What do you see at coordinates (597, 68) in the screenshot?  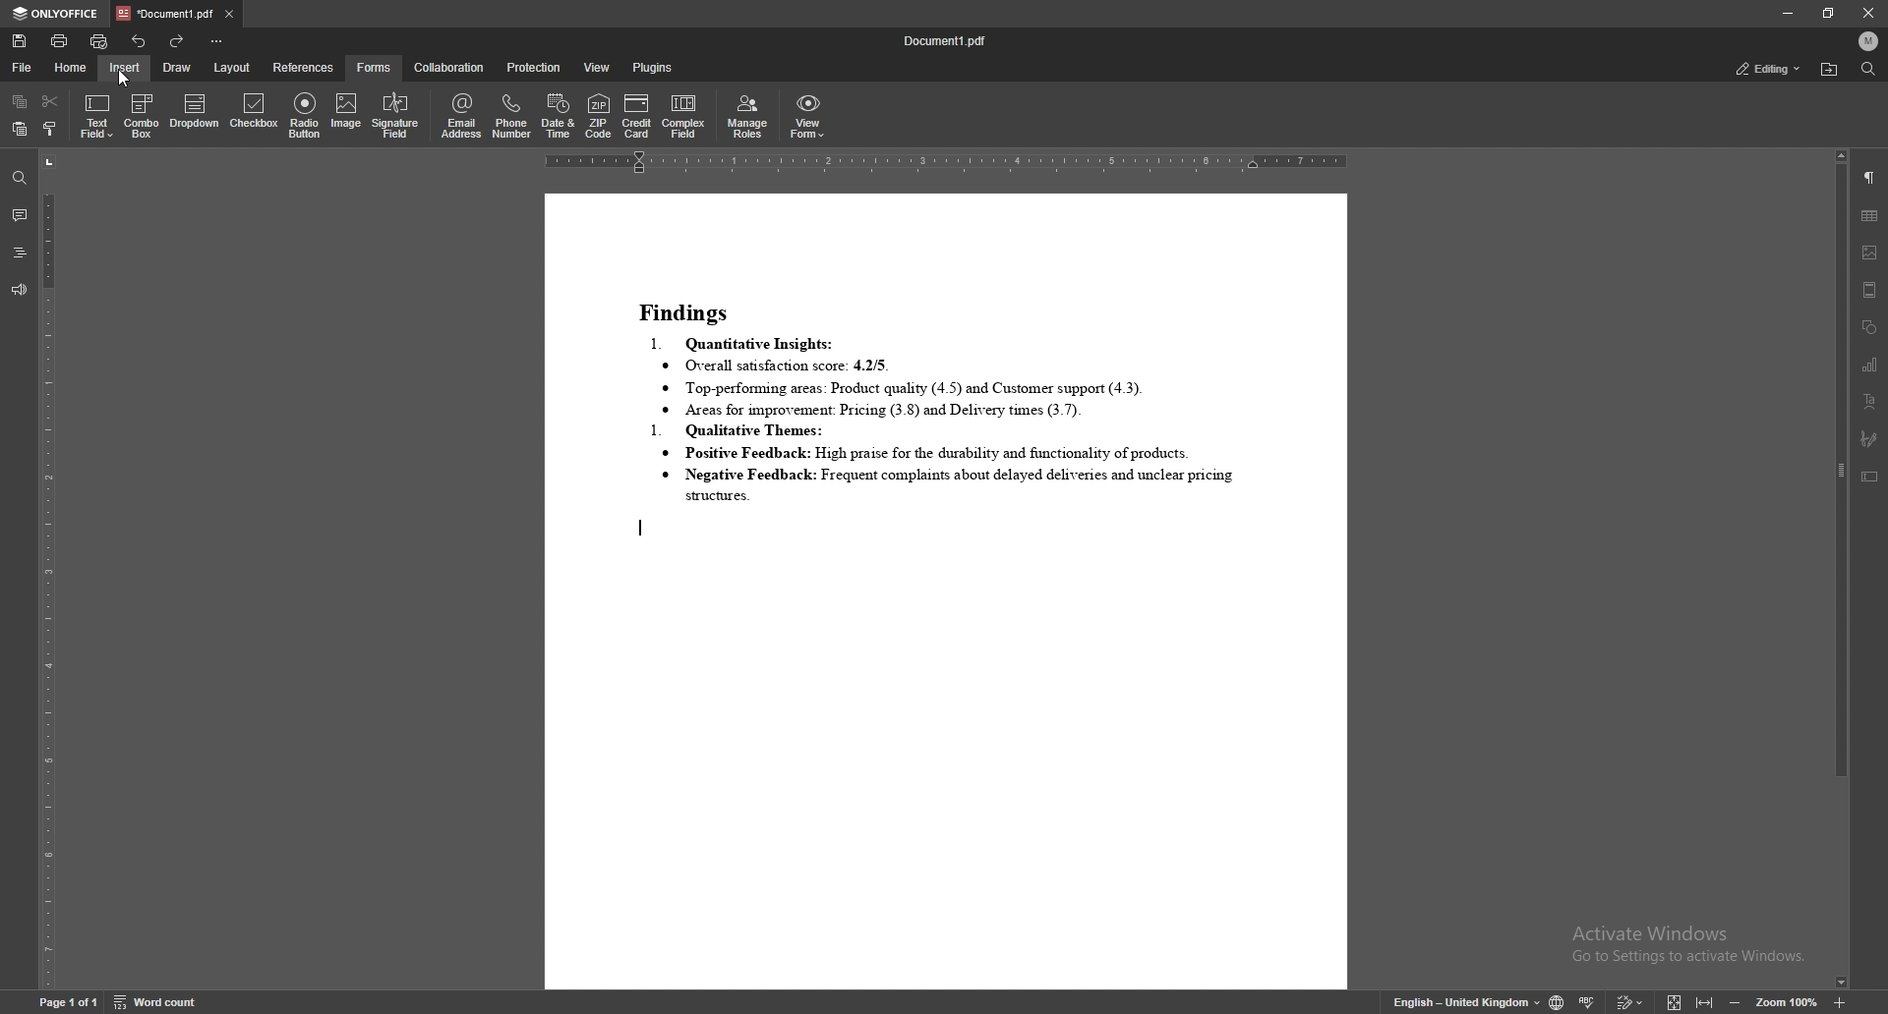 I see `view` at bounding box center [597, 68].